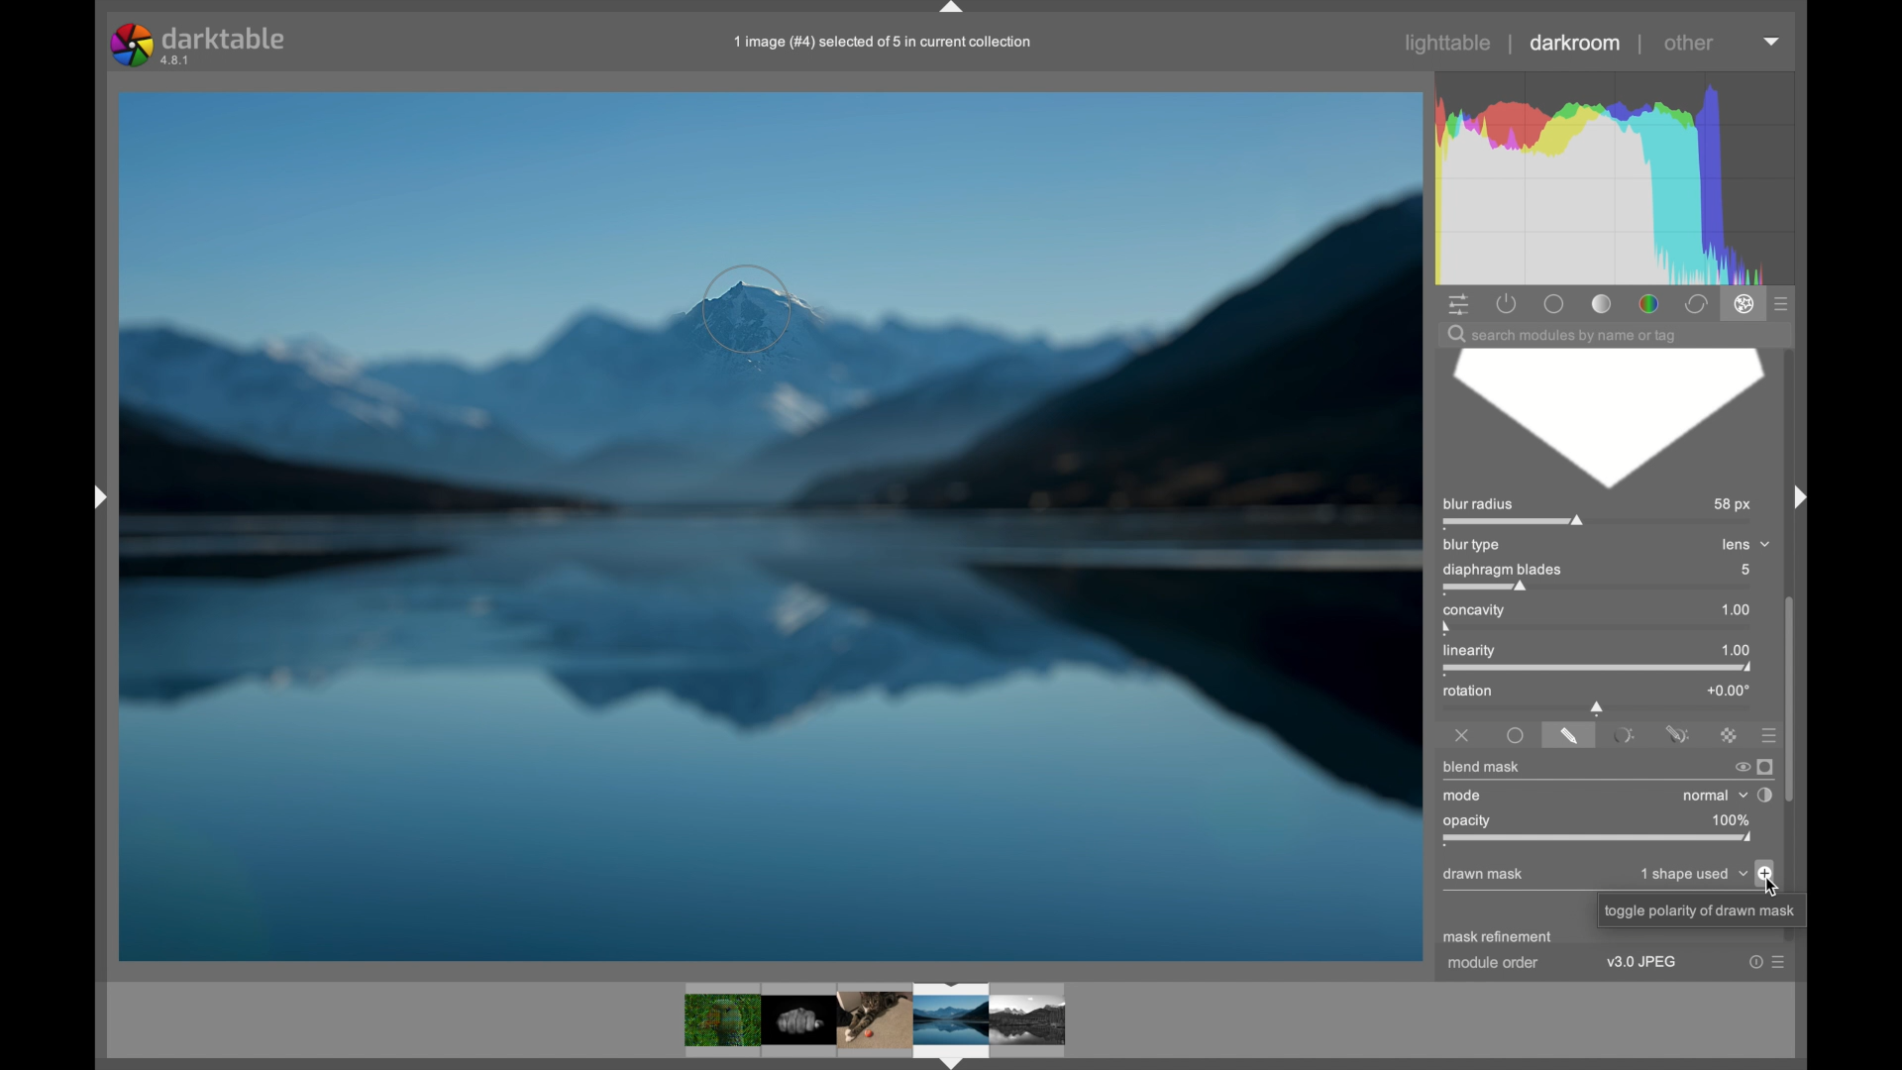 This screenshot has height=1070, width=1902. What do you see at coordinates (1481, 654) in the screenshot?
I see `linearity` at bounding box center [1481, 654].